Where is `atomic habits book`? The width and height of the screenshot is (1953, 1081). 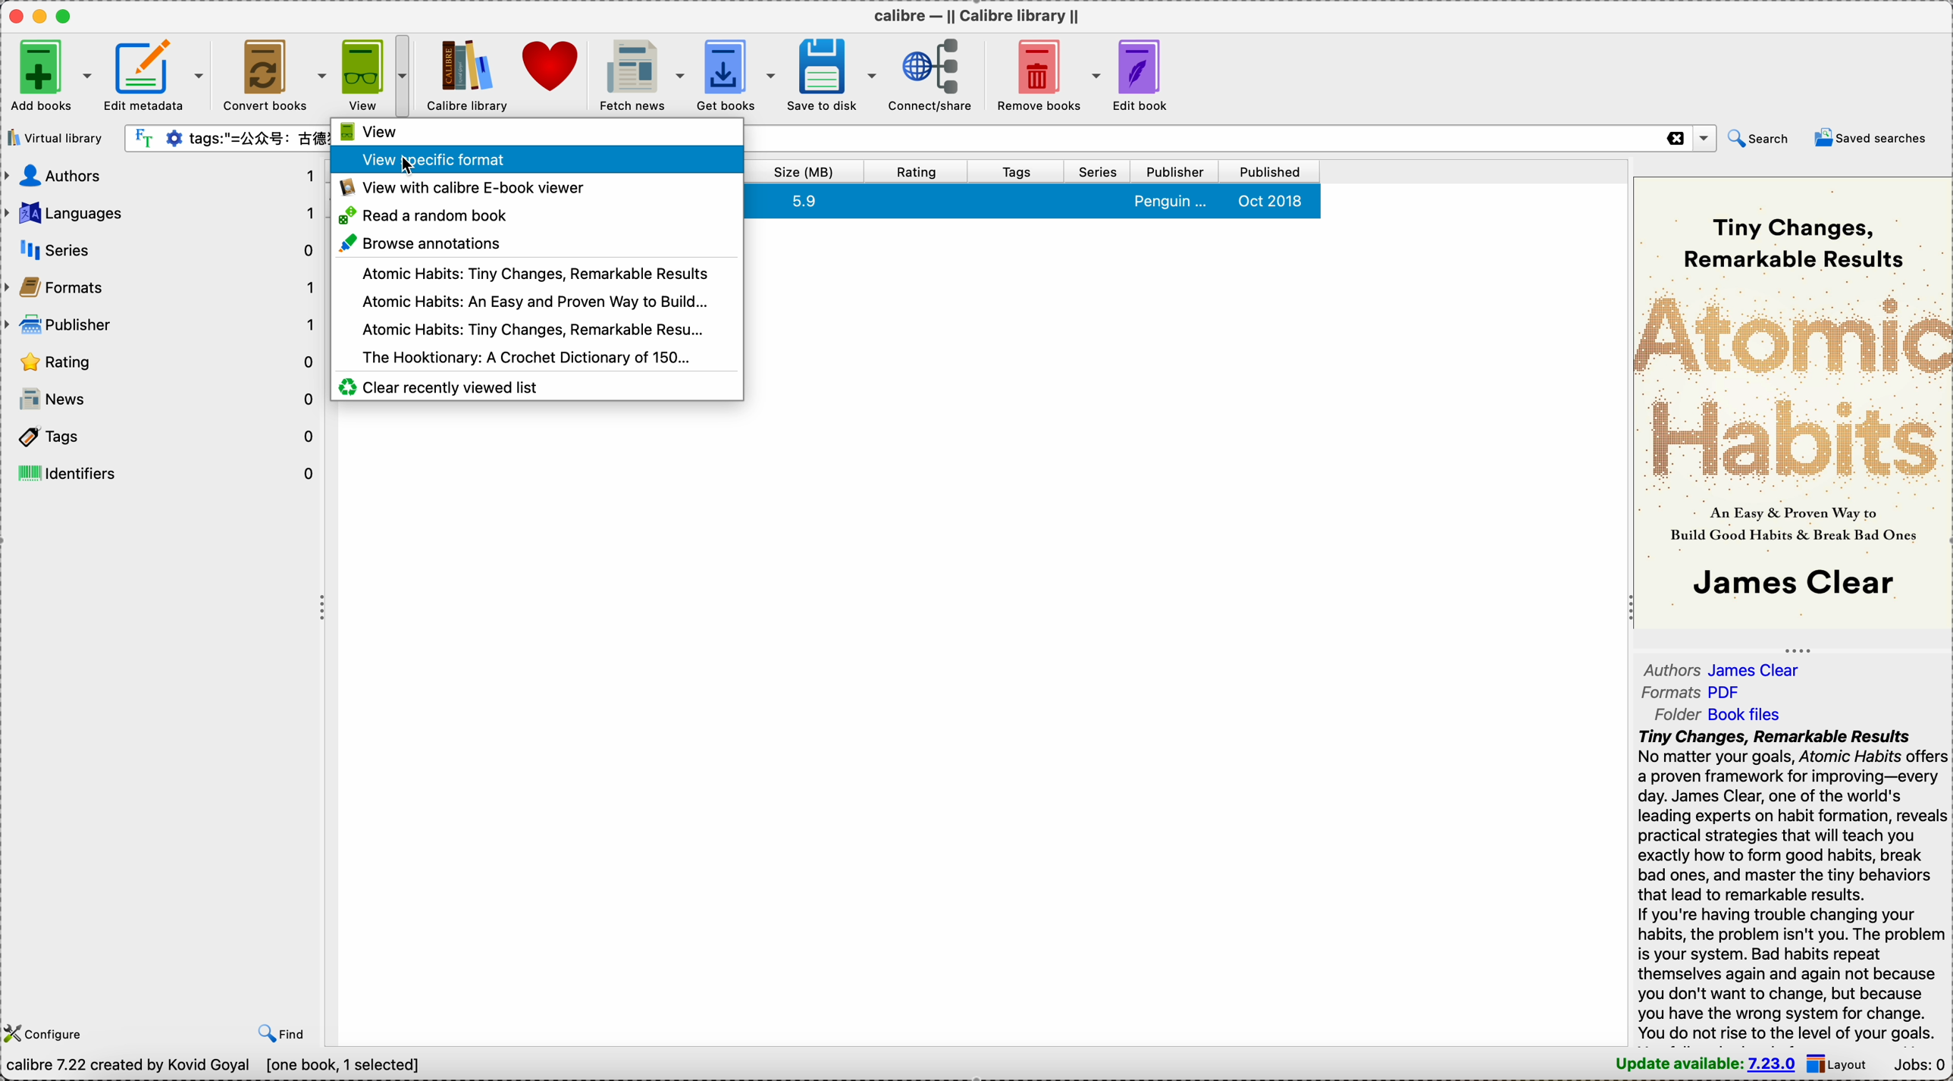 atomic habits book is located at coordinates (534, 299).